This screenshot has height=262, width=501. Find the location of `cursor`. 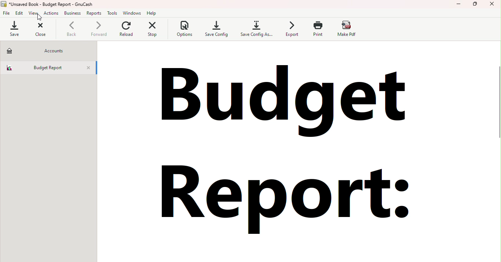

cursor is located at coordinates (40, 18).